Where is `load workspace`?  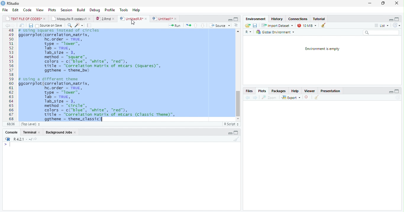 load workspace is located at coordinates (247, 25).